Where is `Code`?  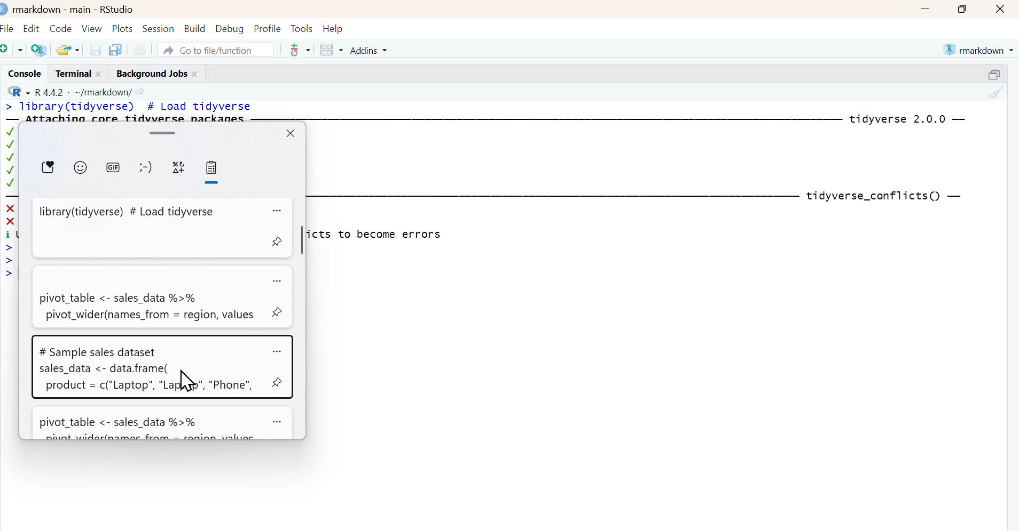 Code is located at coordinates (61, 26).